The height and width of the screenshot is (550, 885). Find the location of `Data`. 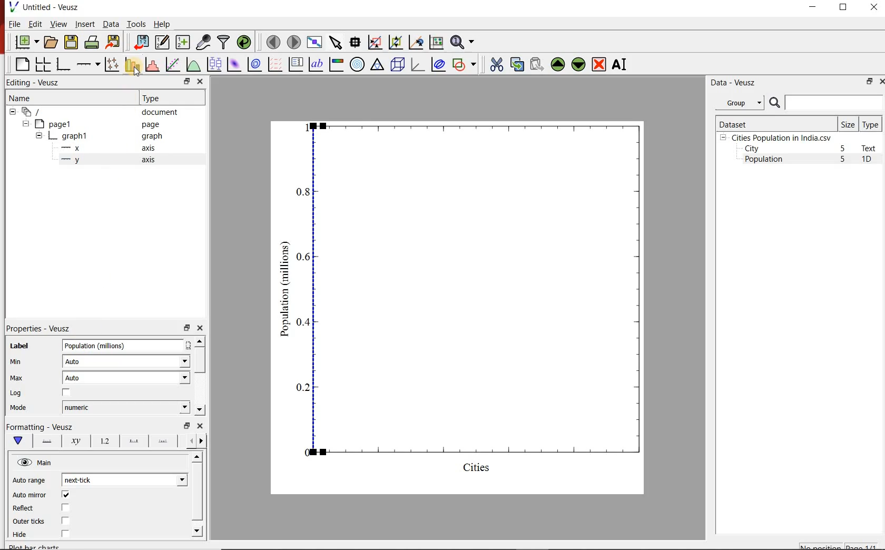

Data is located at coordinates (111, 25).